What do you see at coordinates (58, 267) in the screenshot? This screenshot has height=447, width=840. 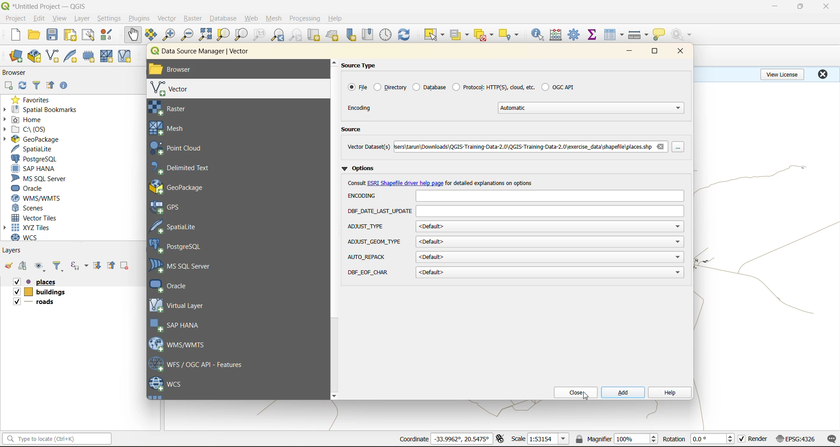 I see `filter` at bounding box center [58, 267].